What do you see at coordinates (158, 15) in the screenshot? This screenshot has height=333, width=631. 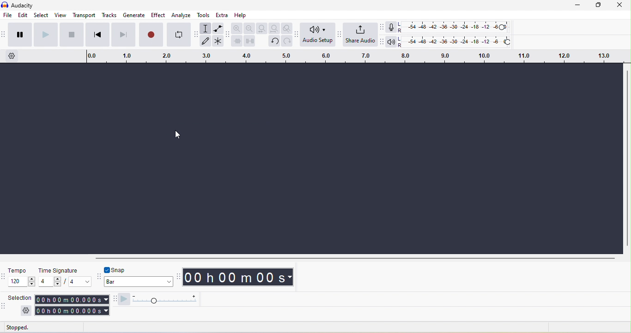 I see `effect` at bounding box center [158, 15].